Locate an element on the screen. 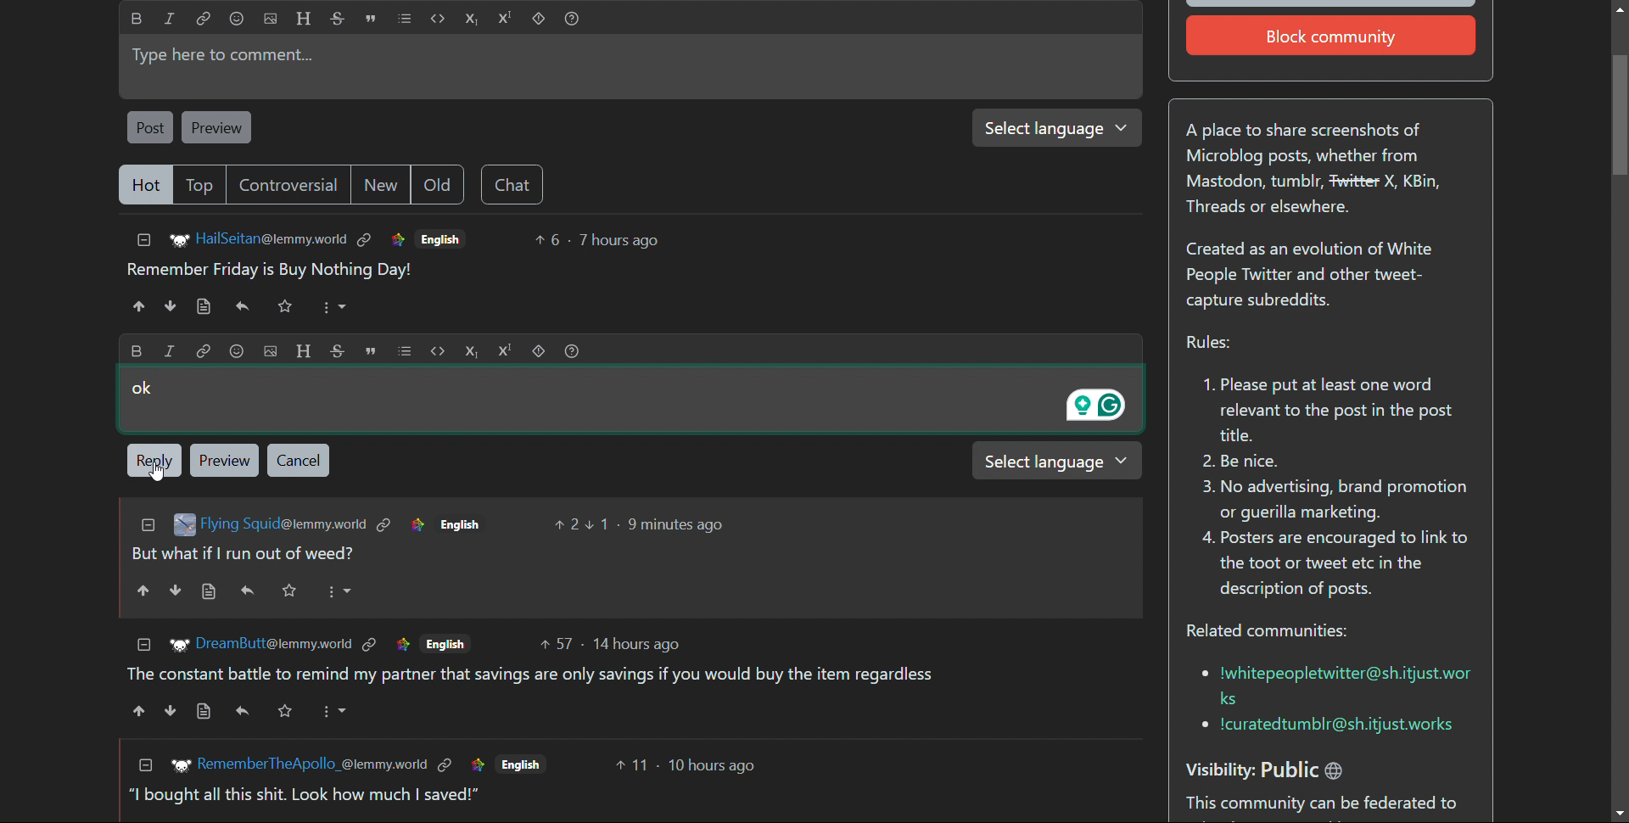 The width and height of the screenshot is (1629, 823). preview is located at coordinates (216, 127).